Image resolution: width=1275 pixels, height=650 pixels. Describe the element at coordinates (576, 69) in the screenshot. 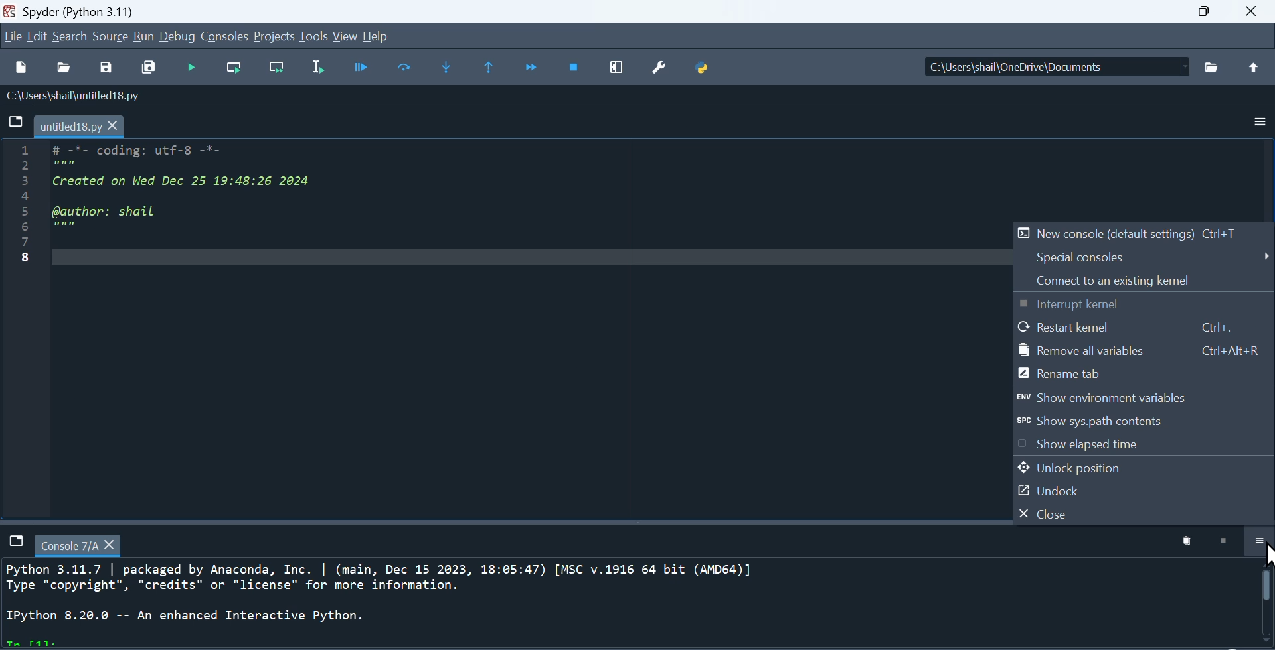

I see `stop debugging` at that location.